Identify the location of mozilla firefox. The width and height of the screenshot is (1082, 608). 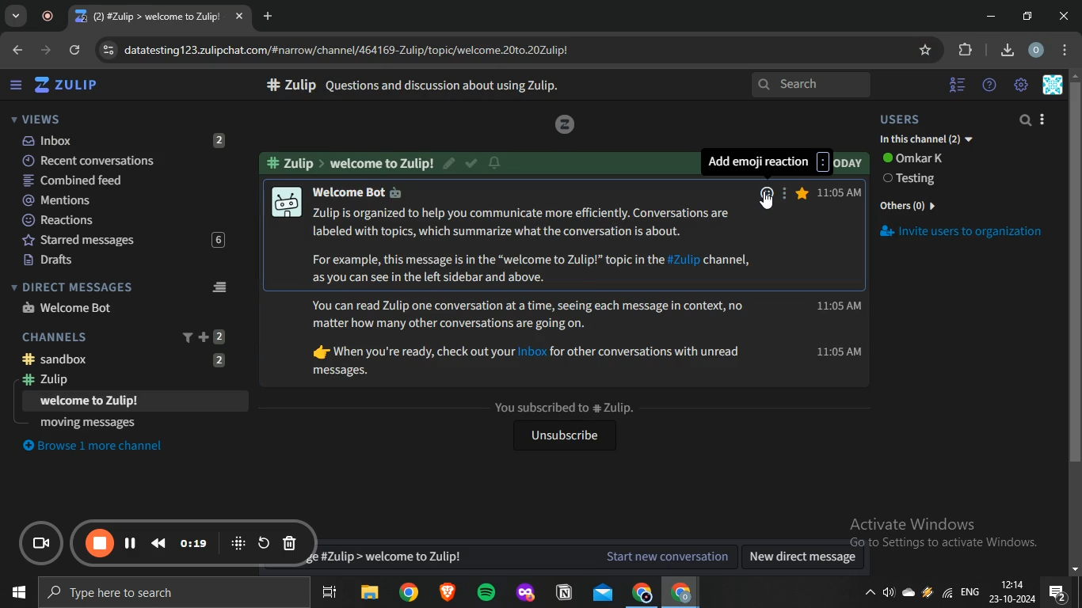
(524, 593).